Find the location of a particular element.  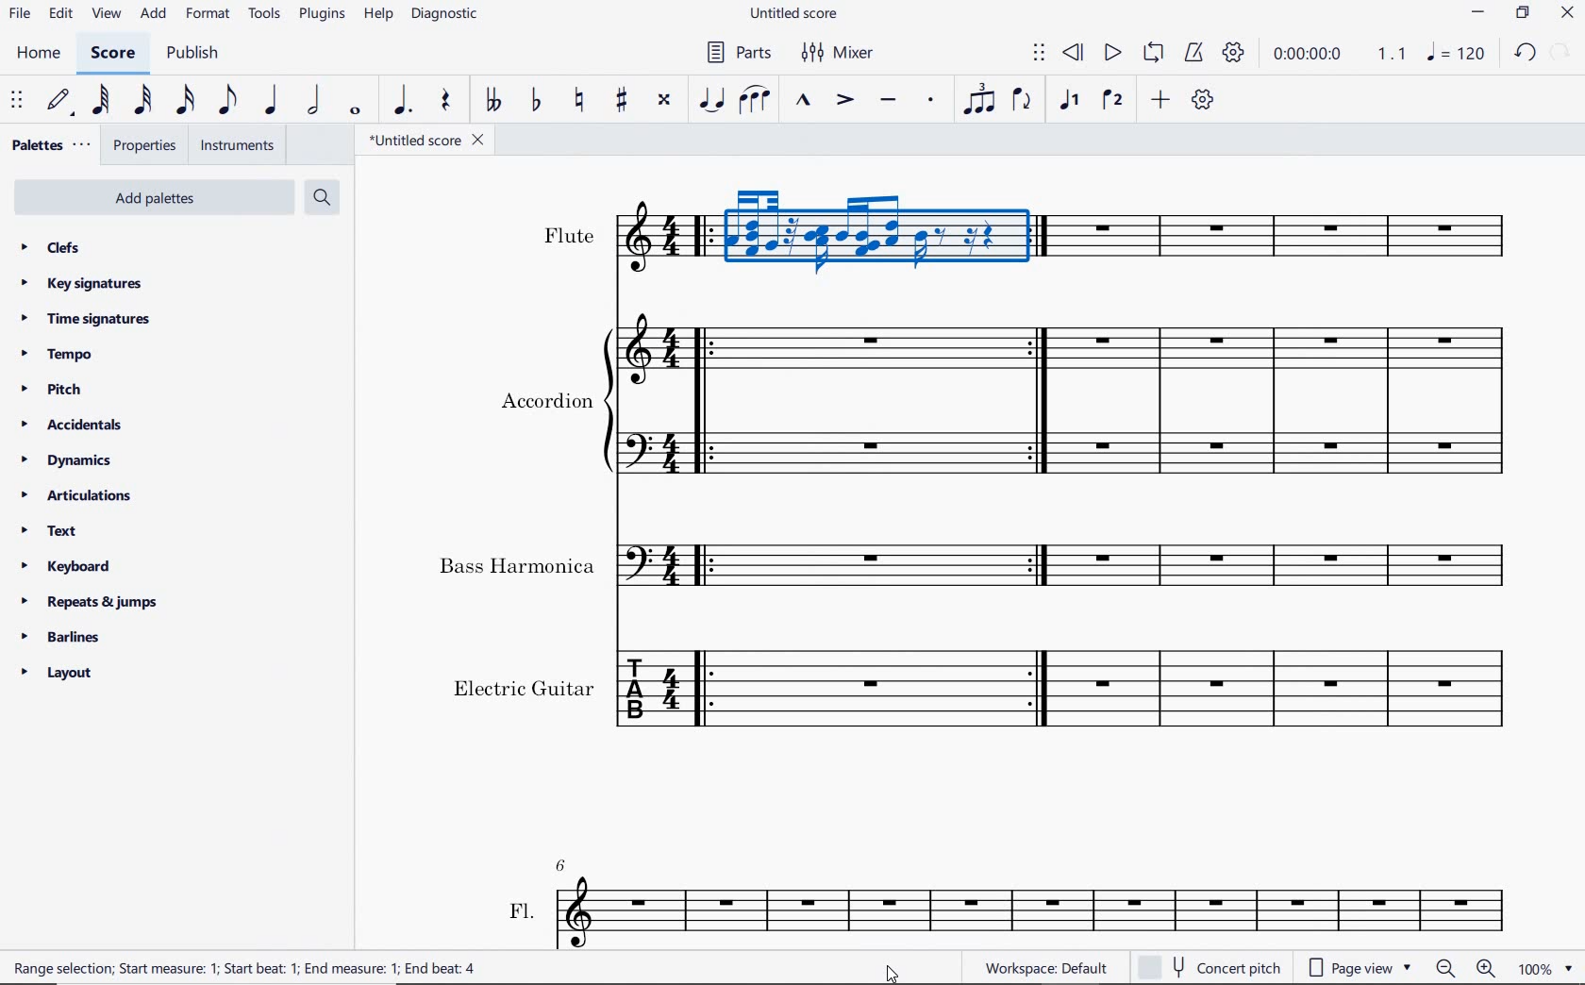

cursor is located at coordinates (894, 973).